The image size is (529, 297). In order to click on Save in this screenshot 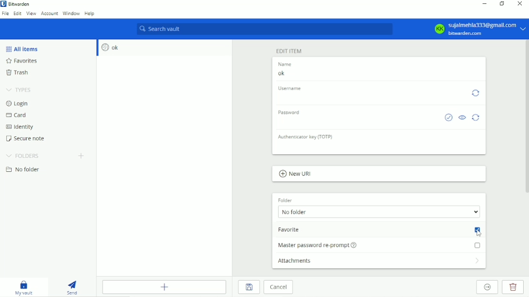, I will do `click(249, 287)`.